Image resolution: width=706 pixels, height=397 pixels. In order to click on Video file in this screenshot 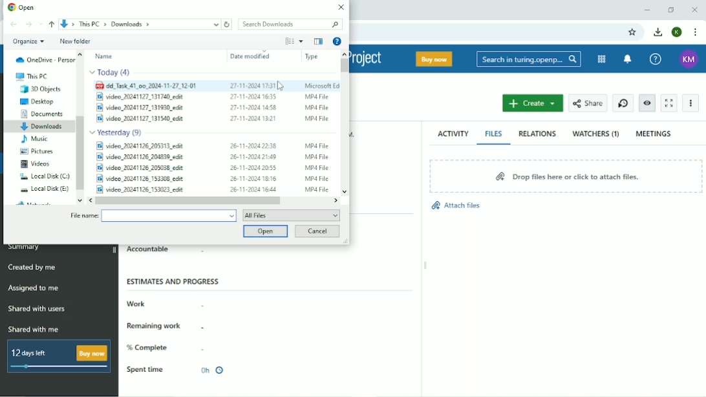, I will do `click(211, 189)`.